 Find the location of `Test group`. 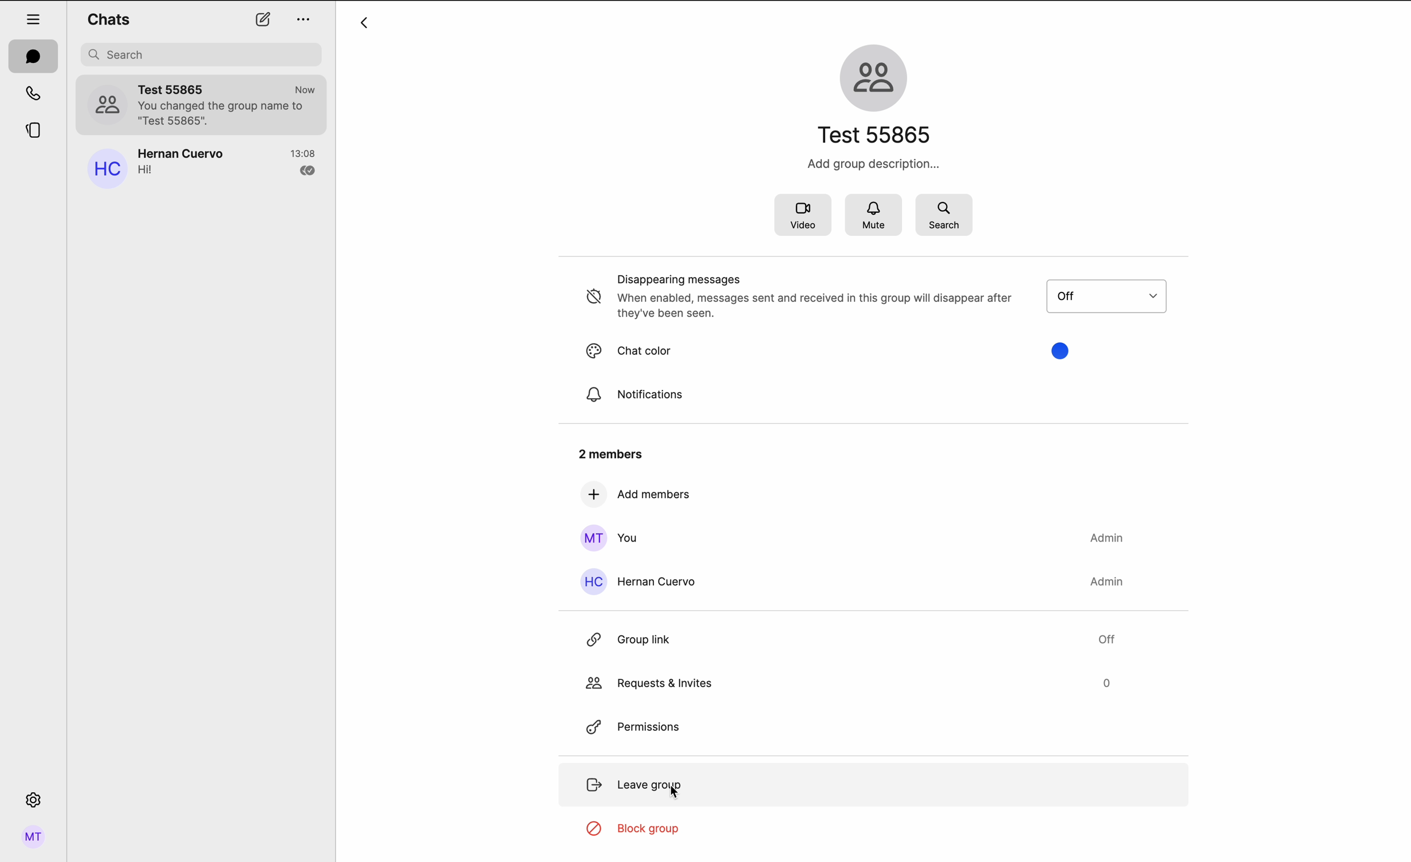

Test group is located at coordinates (229, 105).